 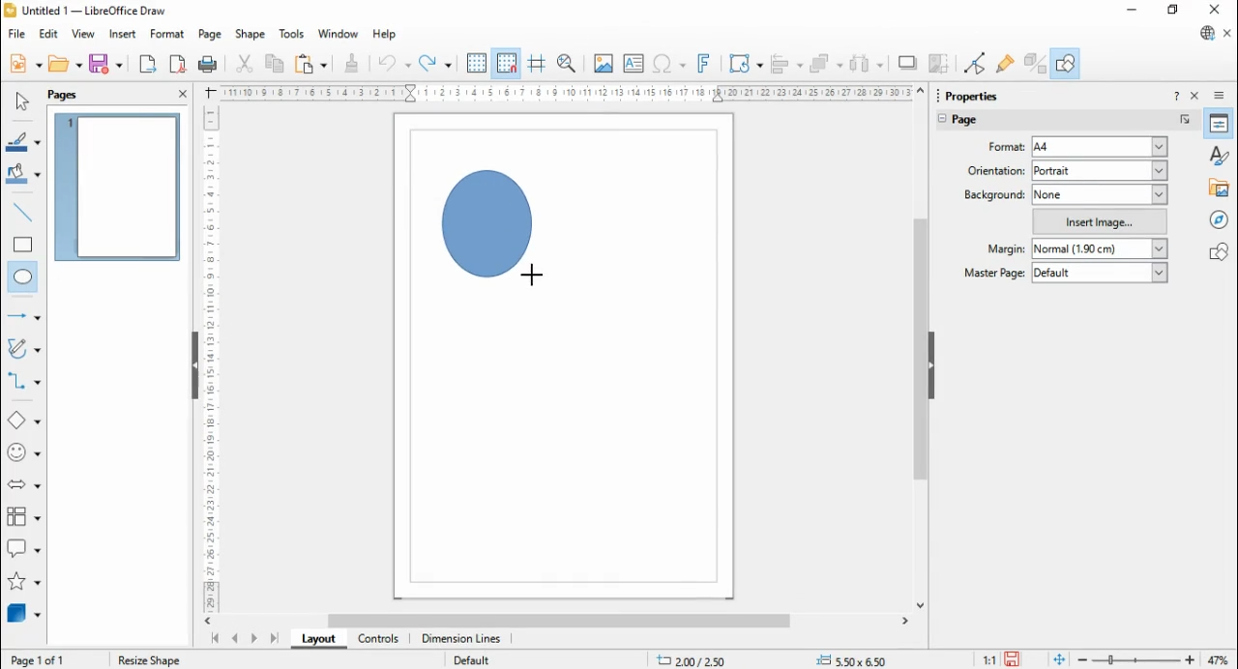 I want to click on Cursor, so click(x=534, y=276).